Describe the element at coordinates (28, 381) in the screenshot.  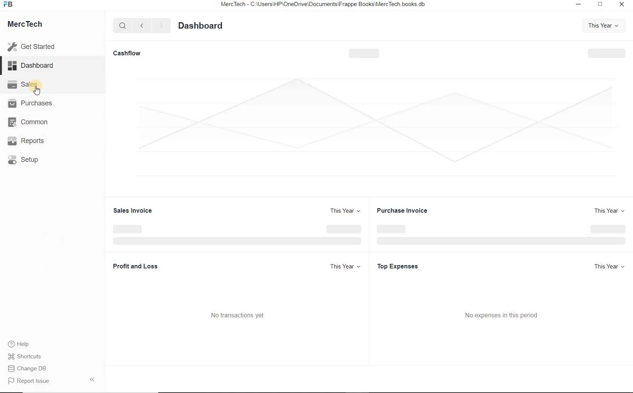
I see `Report Issue` at that location.